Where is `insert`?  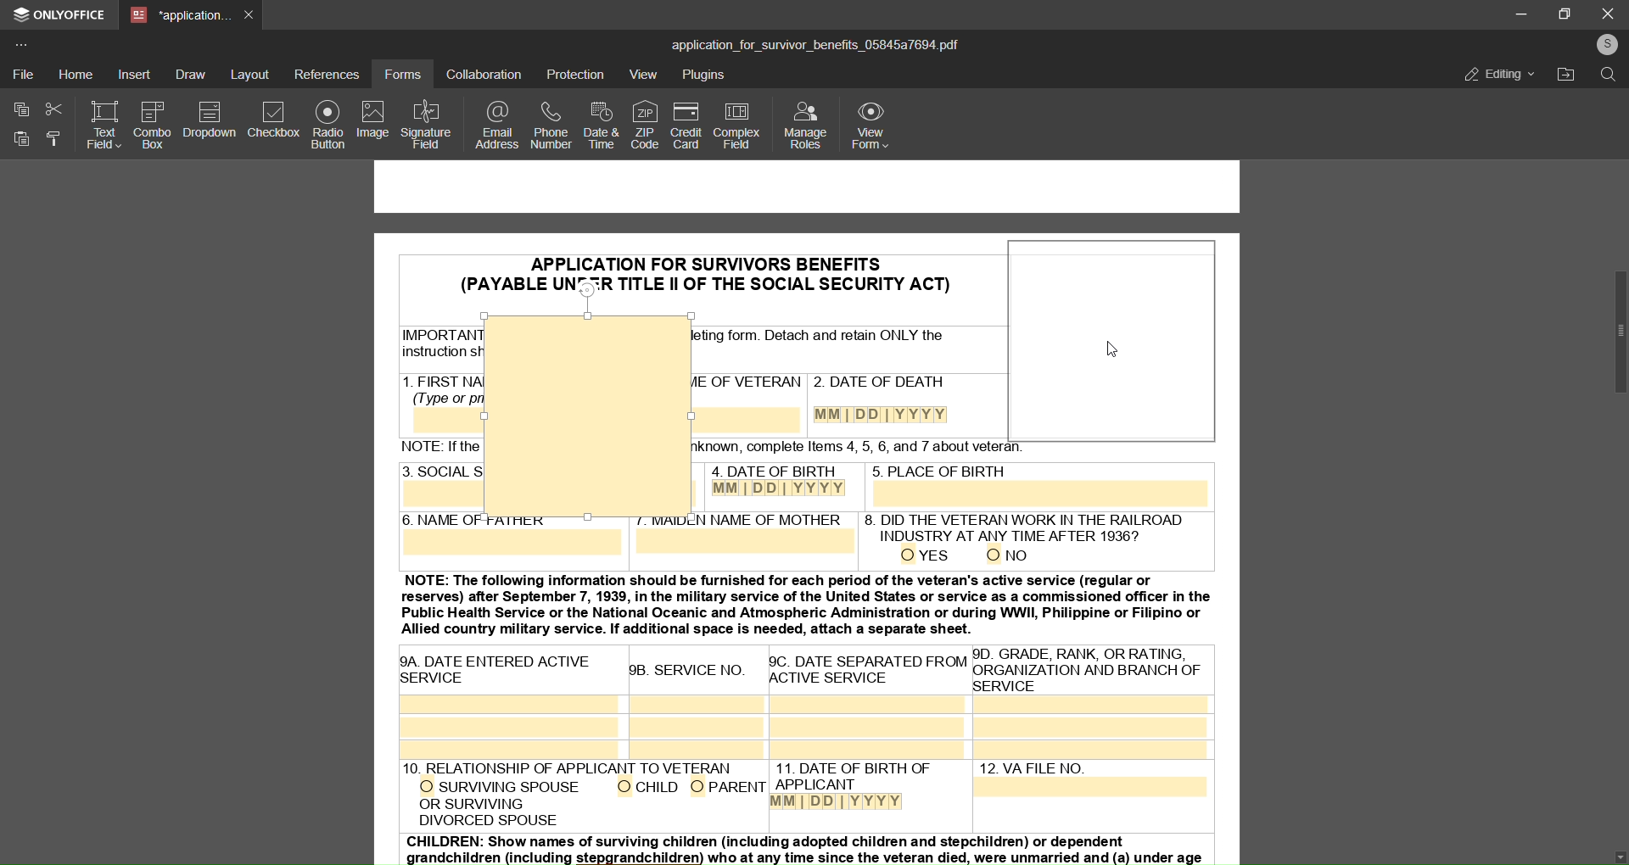
insert is located at coordinates (136, 75).